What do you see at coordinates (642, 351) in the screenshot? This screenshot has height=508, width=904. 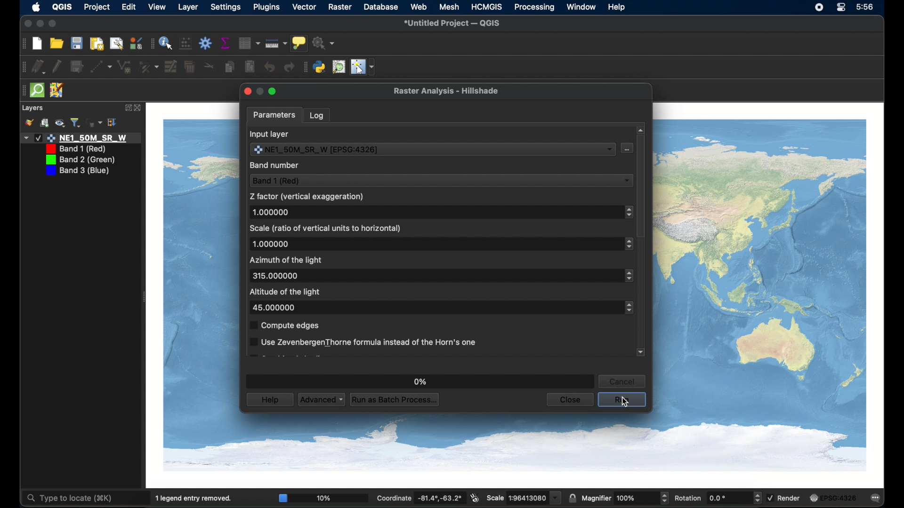 I see `scroll down arrow` at bounding box center [642, 351].